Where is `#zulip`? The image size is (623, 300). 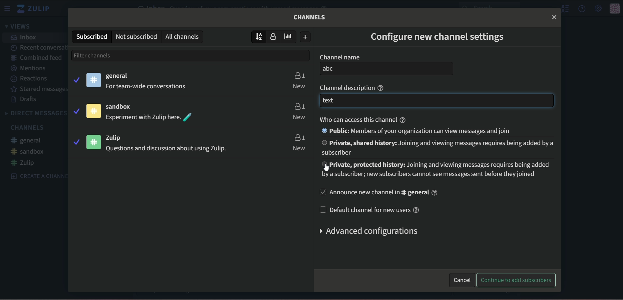 #zulip is located at coordinates (25, 163).